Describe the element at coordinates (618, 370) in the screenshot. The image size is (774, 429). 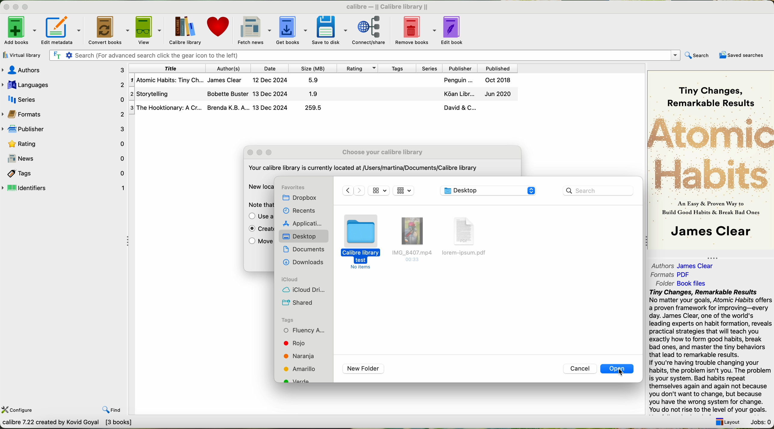
I see `click on open button` at that location.